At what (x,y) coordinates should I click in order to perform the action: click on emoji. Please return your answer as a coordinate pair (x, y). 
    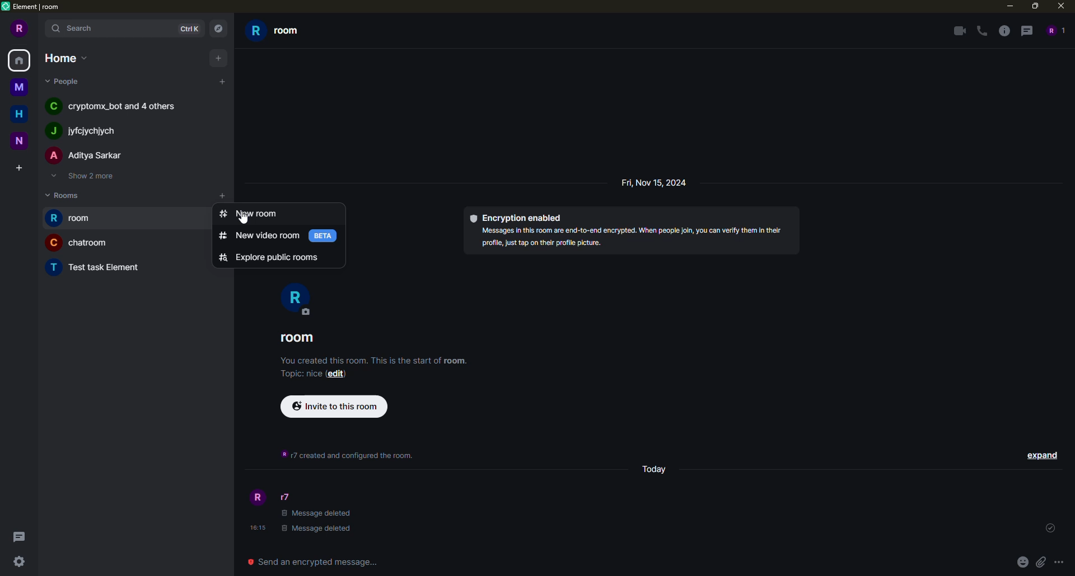
    Looking at the image, I should click on (1022, 562).